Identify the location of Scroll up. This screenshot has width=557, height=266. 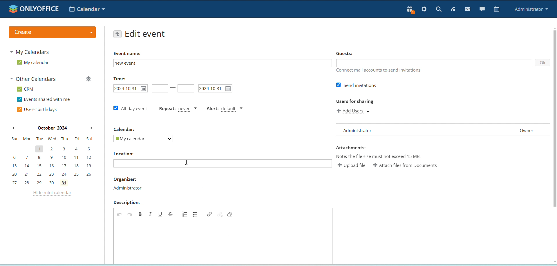
(554, 28).